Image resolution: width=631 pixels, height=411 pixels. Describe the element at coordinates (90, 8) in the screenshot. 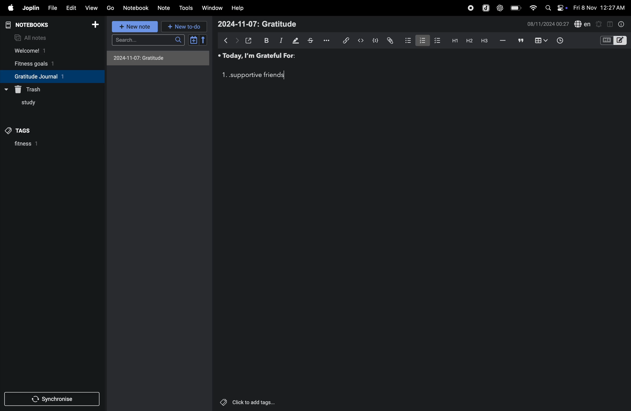

I see `view` at that location.